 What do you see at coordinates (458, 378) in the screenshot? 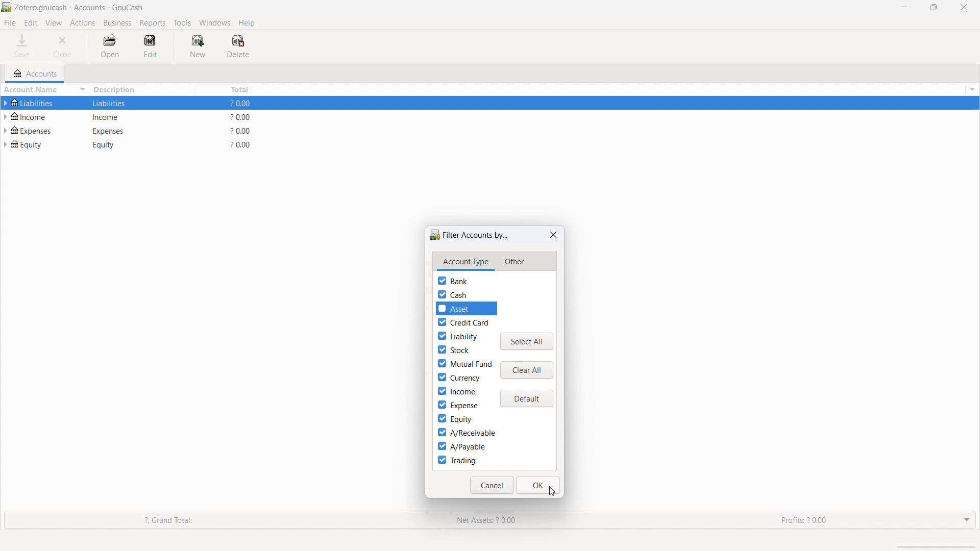
I see `currency` at bounding box center [458, 378].